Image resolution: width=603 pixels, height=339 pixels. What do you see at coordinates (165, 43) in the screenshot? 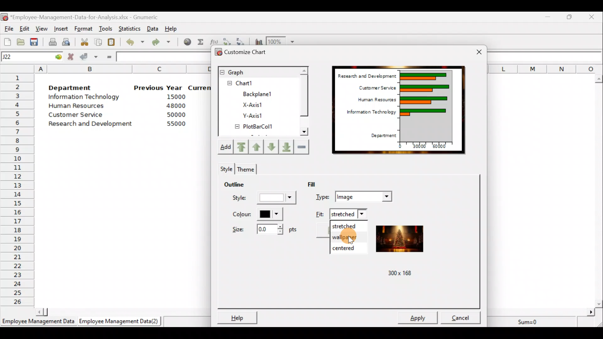
I see `Redo undone action` at bounding box center [165, 43].